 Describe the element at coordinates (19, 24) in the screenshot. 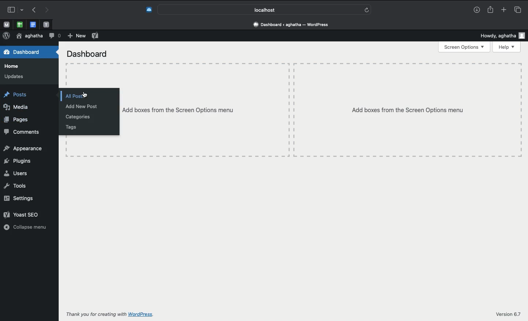

I see `Pinned tabs` at that location.